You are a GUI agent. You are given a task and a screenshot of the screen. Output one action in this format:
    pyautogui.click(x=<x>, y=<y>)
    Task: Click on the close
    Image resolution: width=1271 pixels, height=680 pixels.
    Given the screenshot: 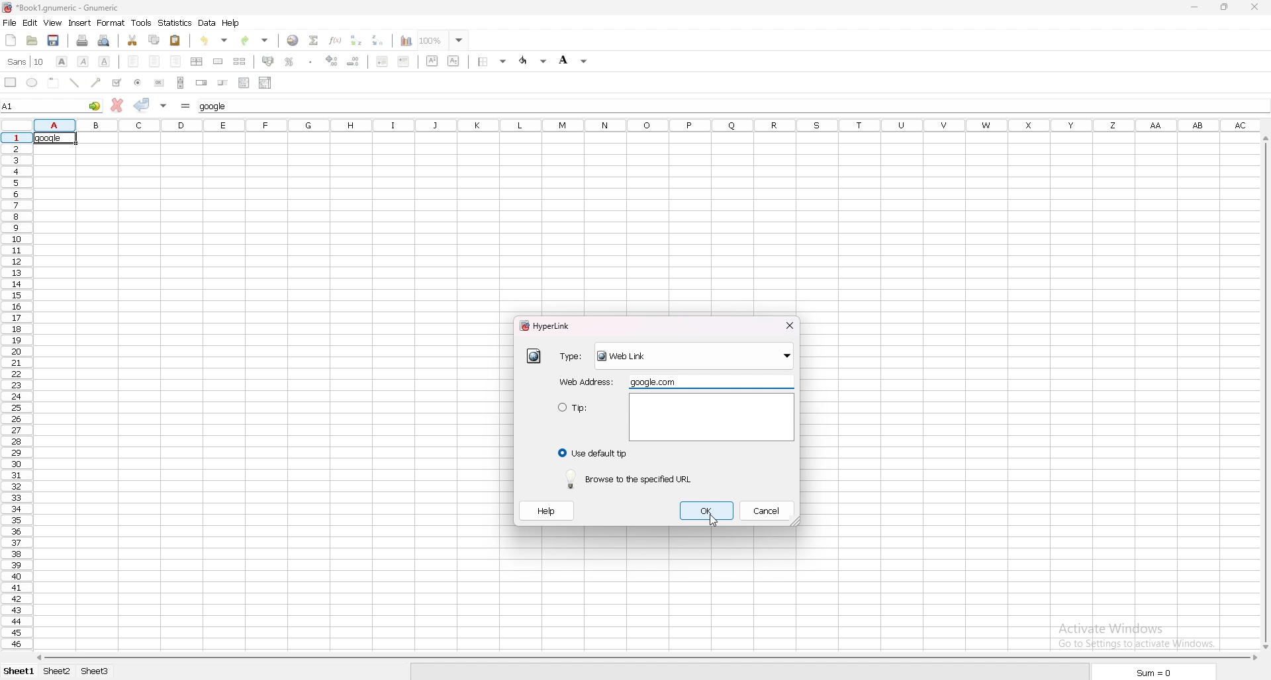 What is the action you would take?
    pyautogui.click(x=1254, y=7)
    